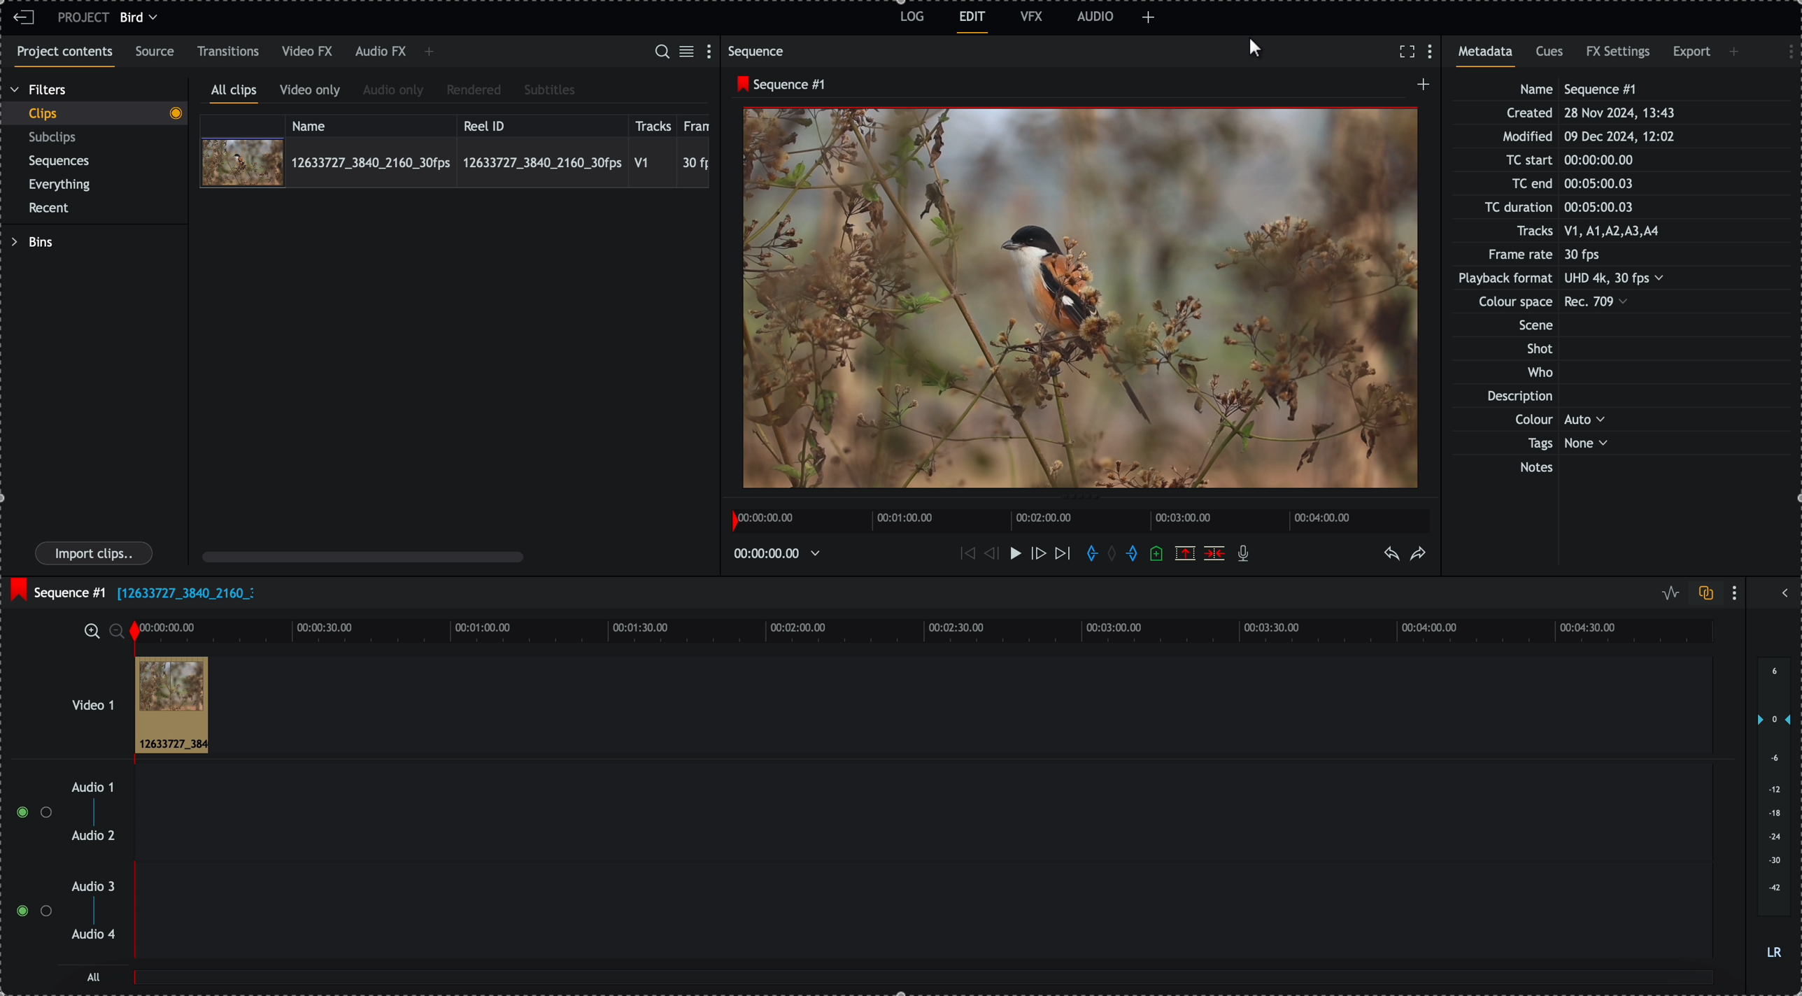  What do you see at coordinates (550, 91) in the screenshot?
I see `subtitles` at bounding box center [550, 91].